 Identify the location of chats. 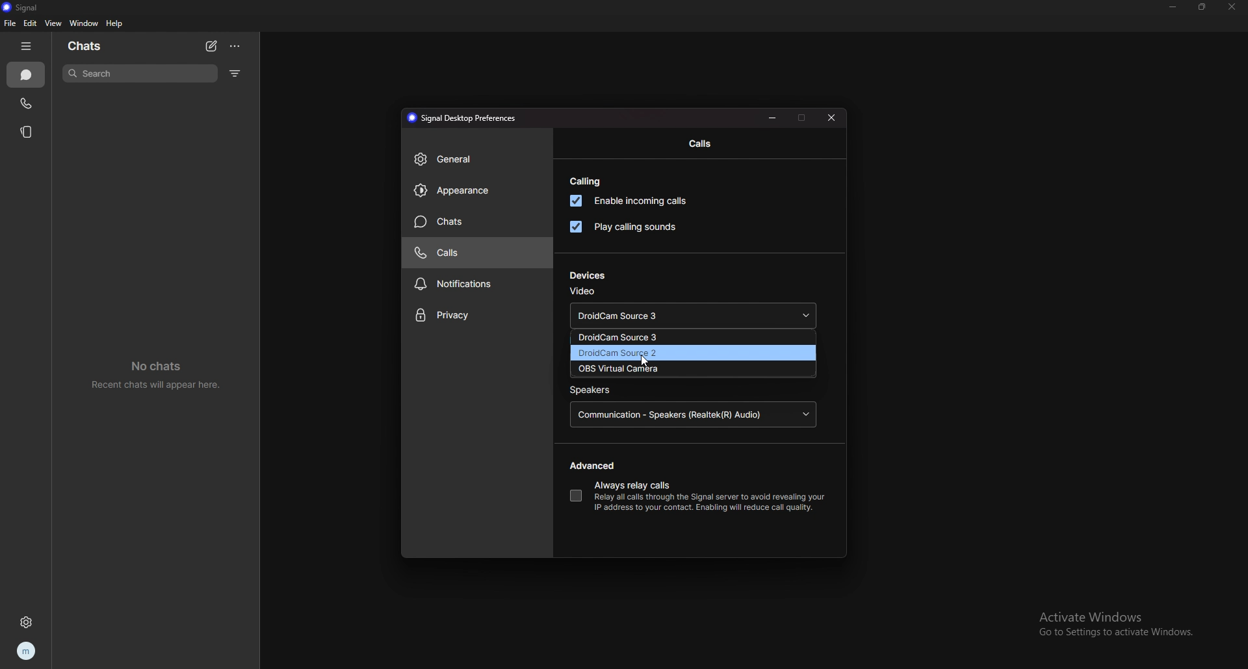
(478, 221).